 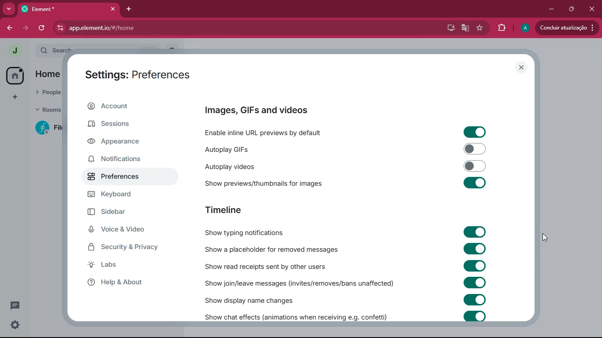 What do you see at coordinates (268, 183) in the screenshot?
I see `show previews/thumbnails for images` at bounding box center [268, 183].